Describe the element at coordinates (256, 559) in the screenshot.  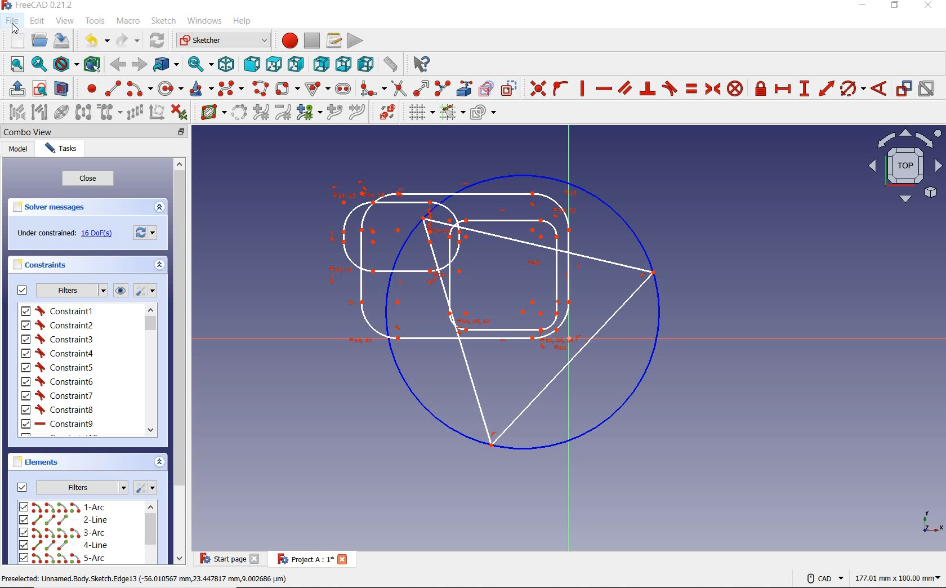
I see `close` at that location.